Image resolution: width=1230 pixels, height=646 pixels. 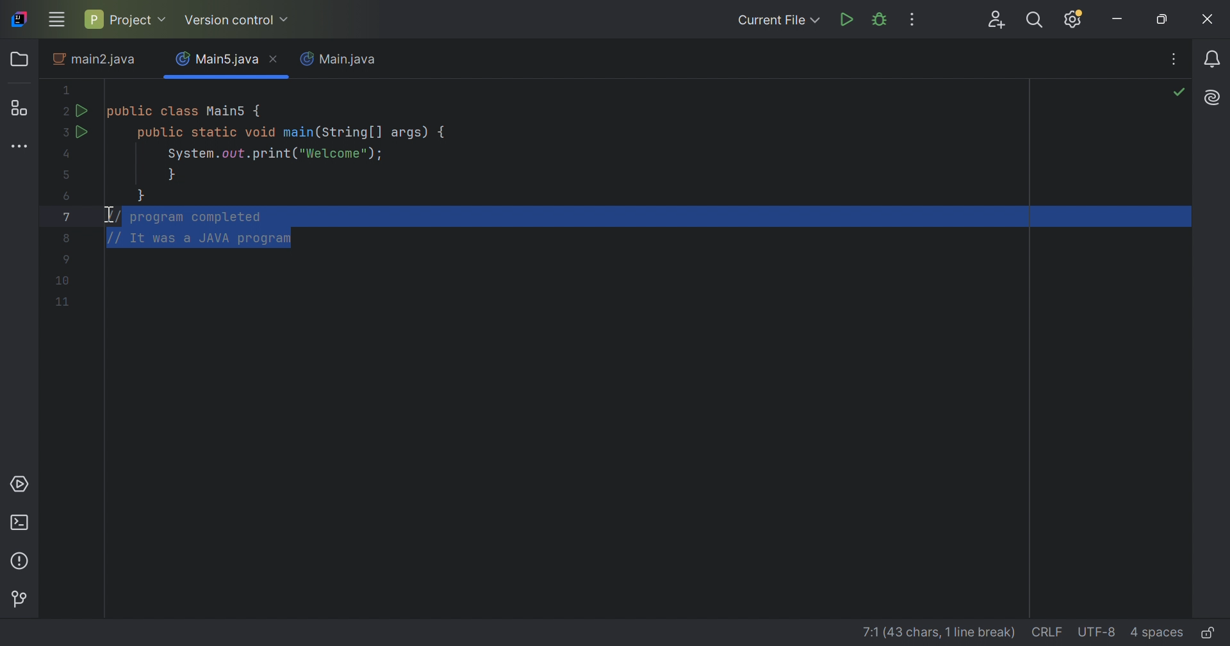 I want to click on Close, so click(x=1209, y=21).